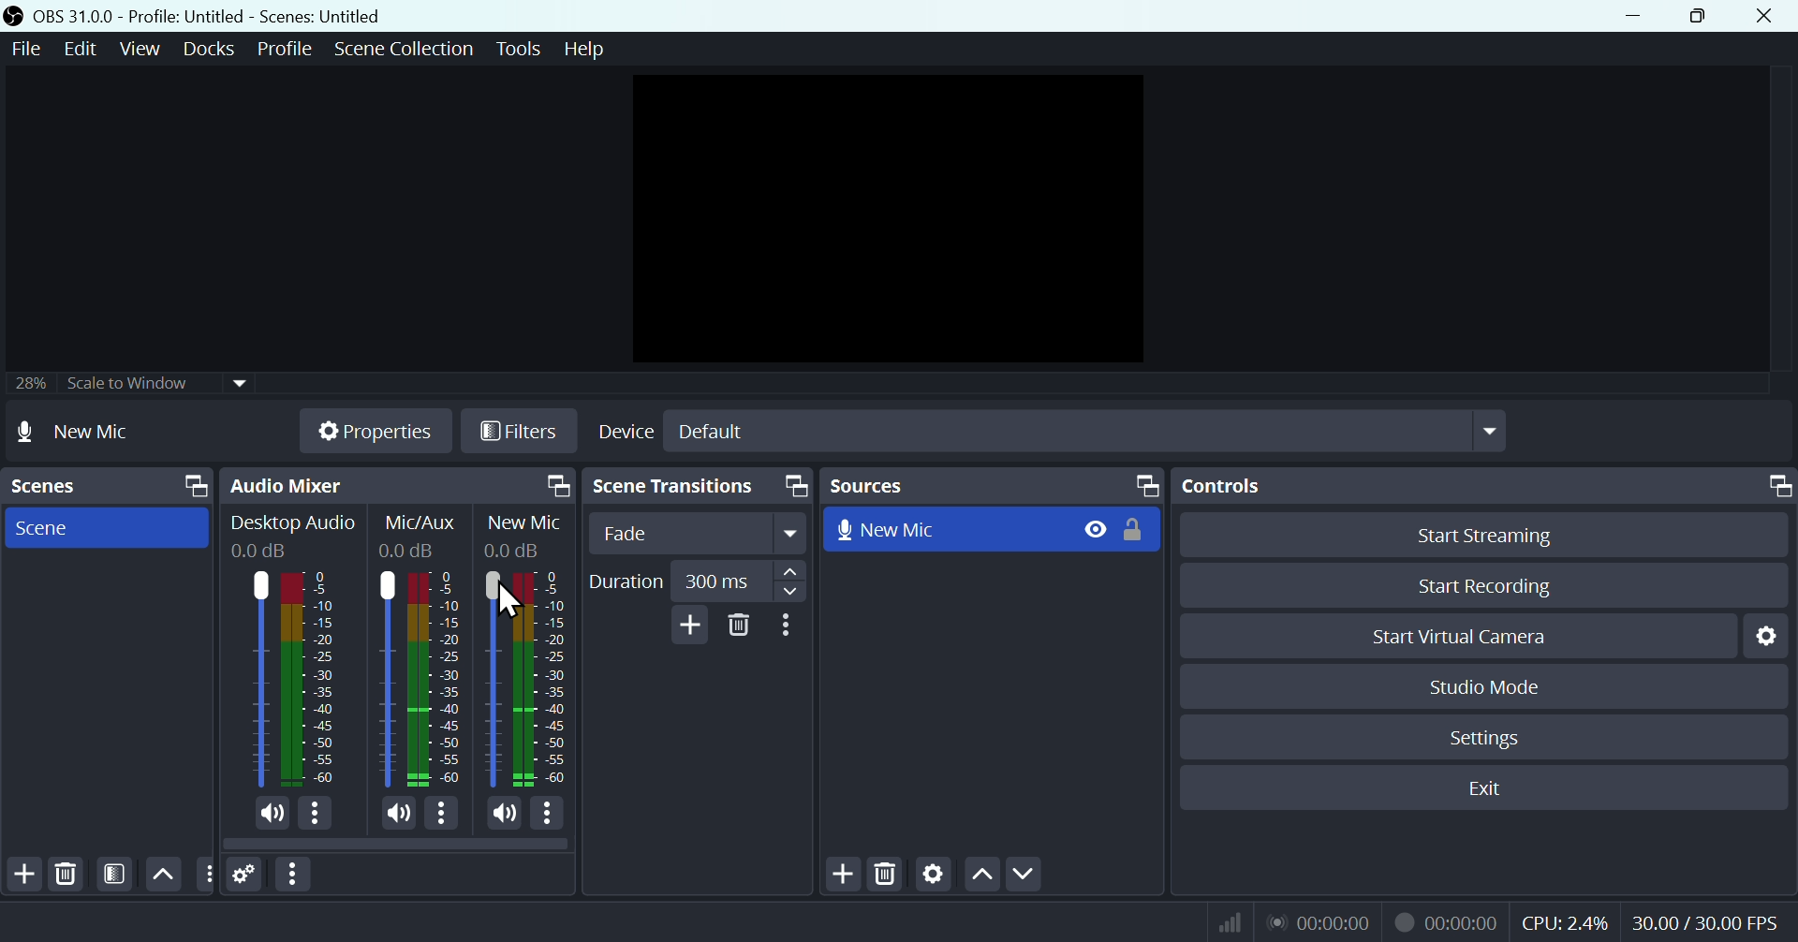 The image size is (1798, 942). I want to click on View, so click(143, 49).